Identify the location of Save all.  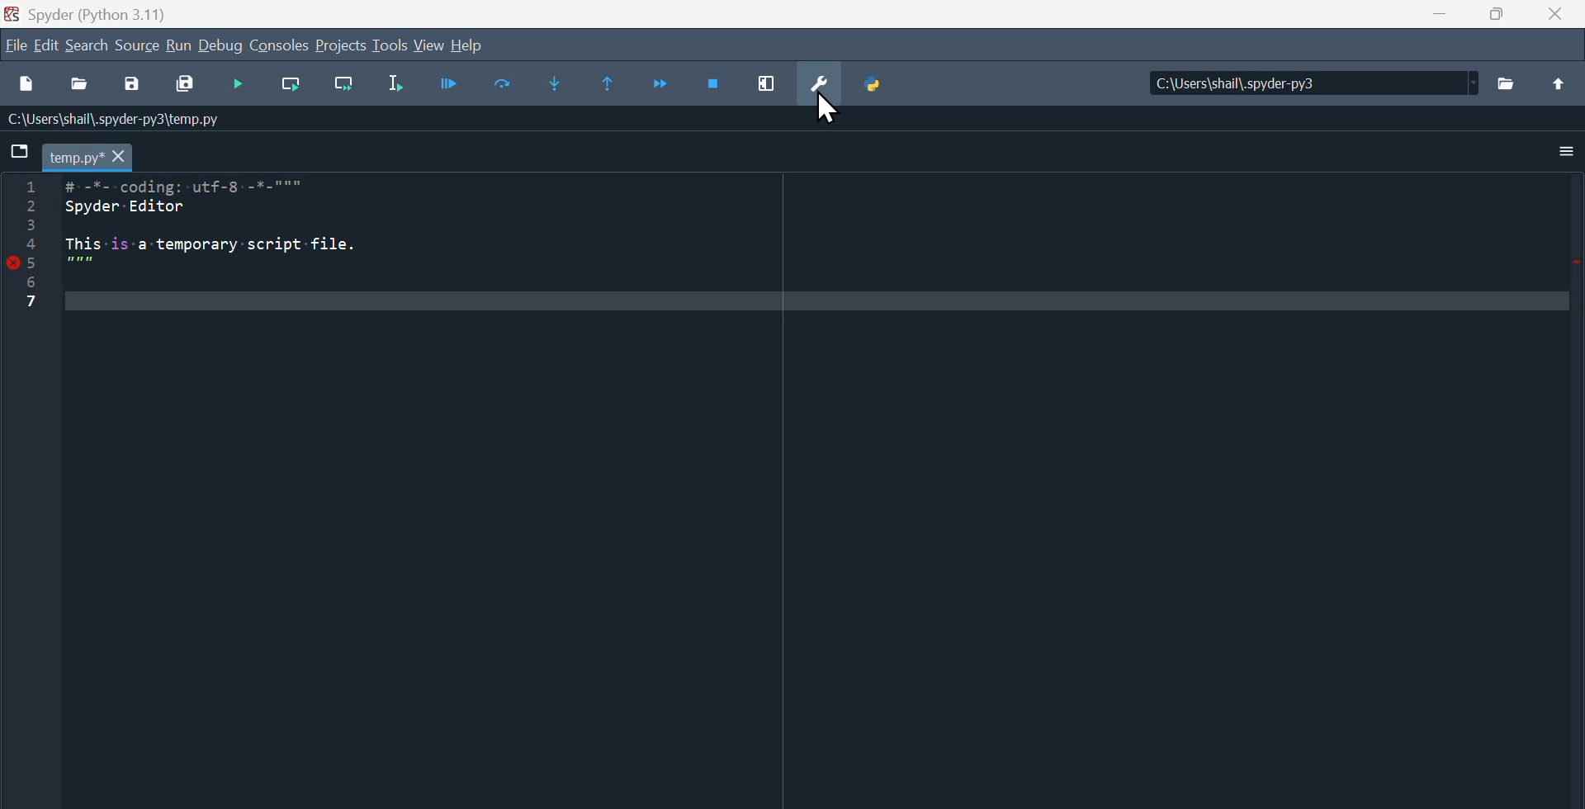
(182, 87).